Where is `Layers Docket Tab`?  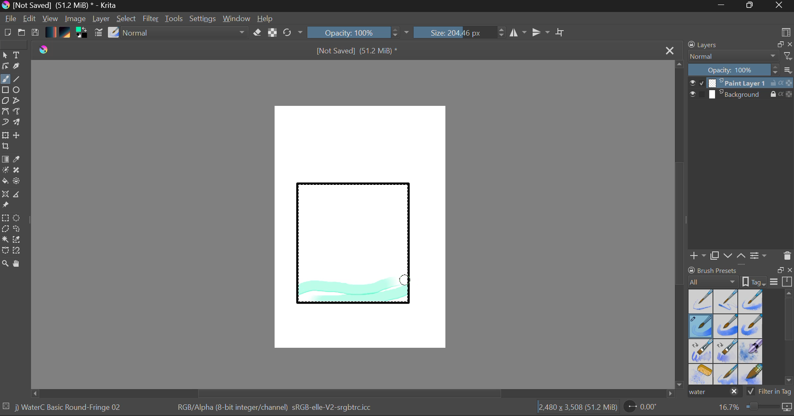
Layers Docket Tab is located at coordinates (739, 44).